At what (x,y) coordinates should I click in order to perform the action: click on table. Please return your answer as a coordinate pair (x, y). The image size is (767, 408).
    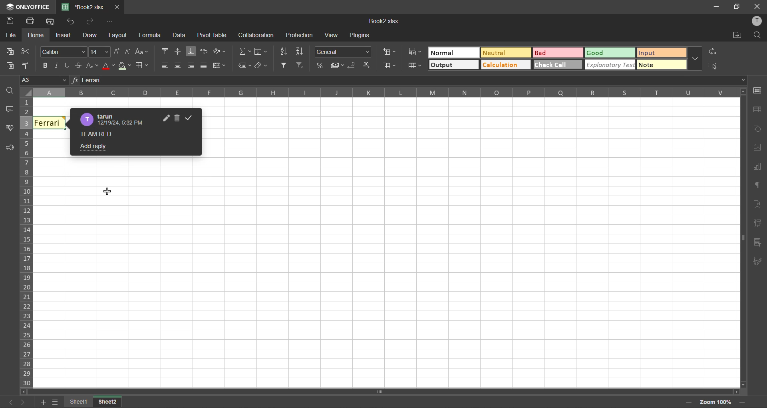
    Looking at the image, I should click on (758, 112).